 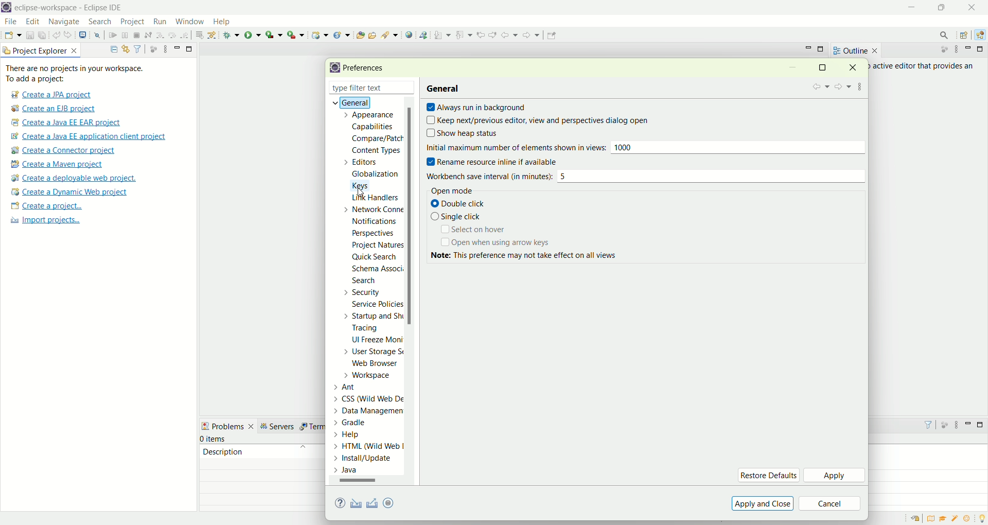 I want to click on tip of the day, so click(x=982, y=517).